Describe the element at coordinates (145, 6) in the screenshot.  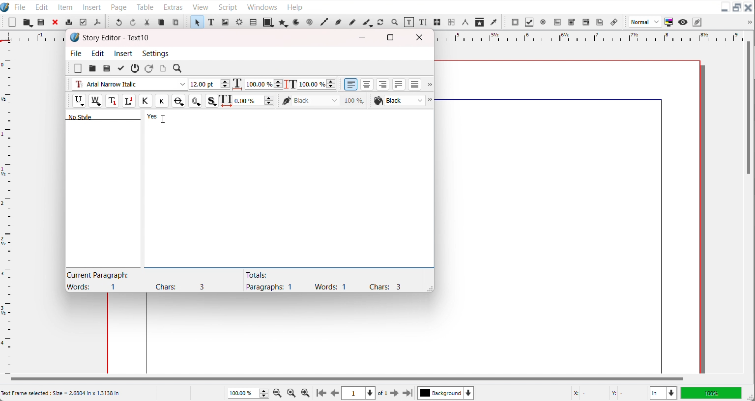
I see `Table` at that location.